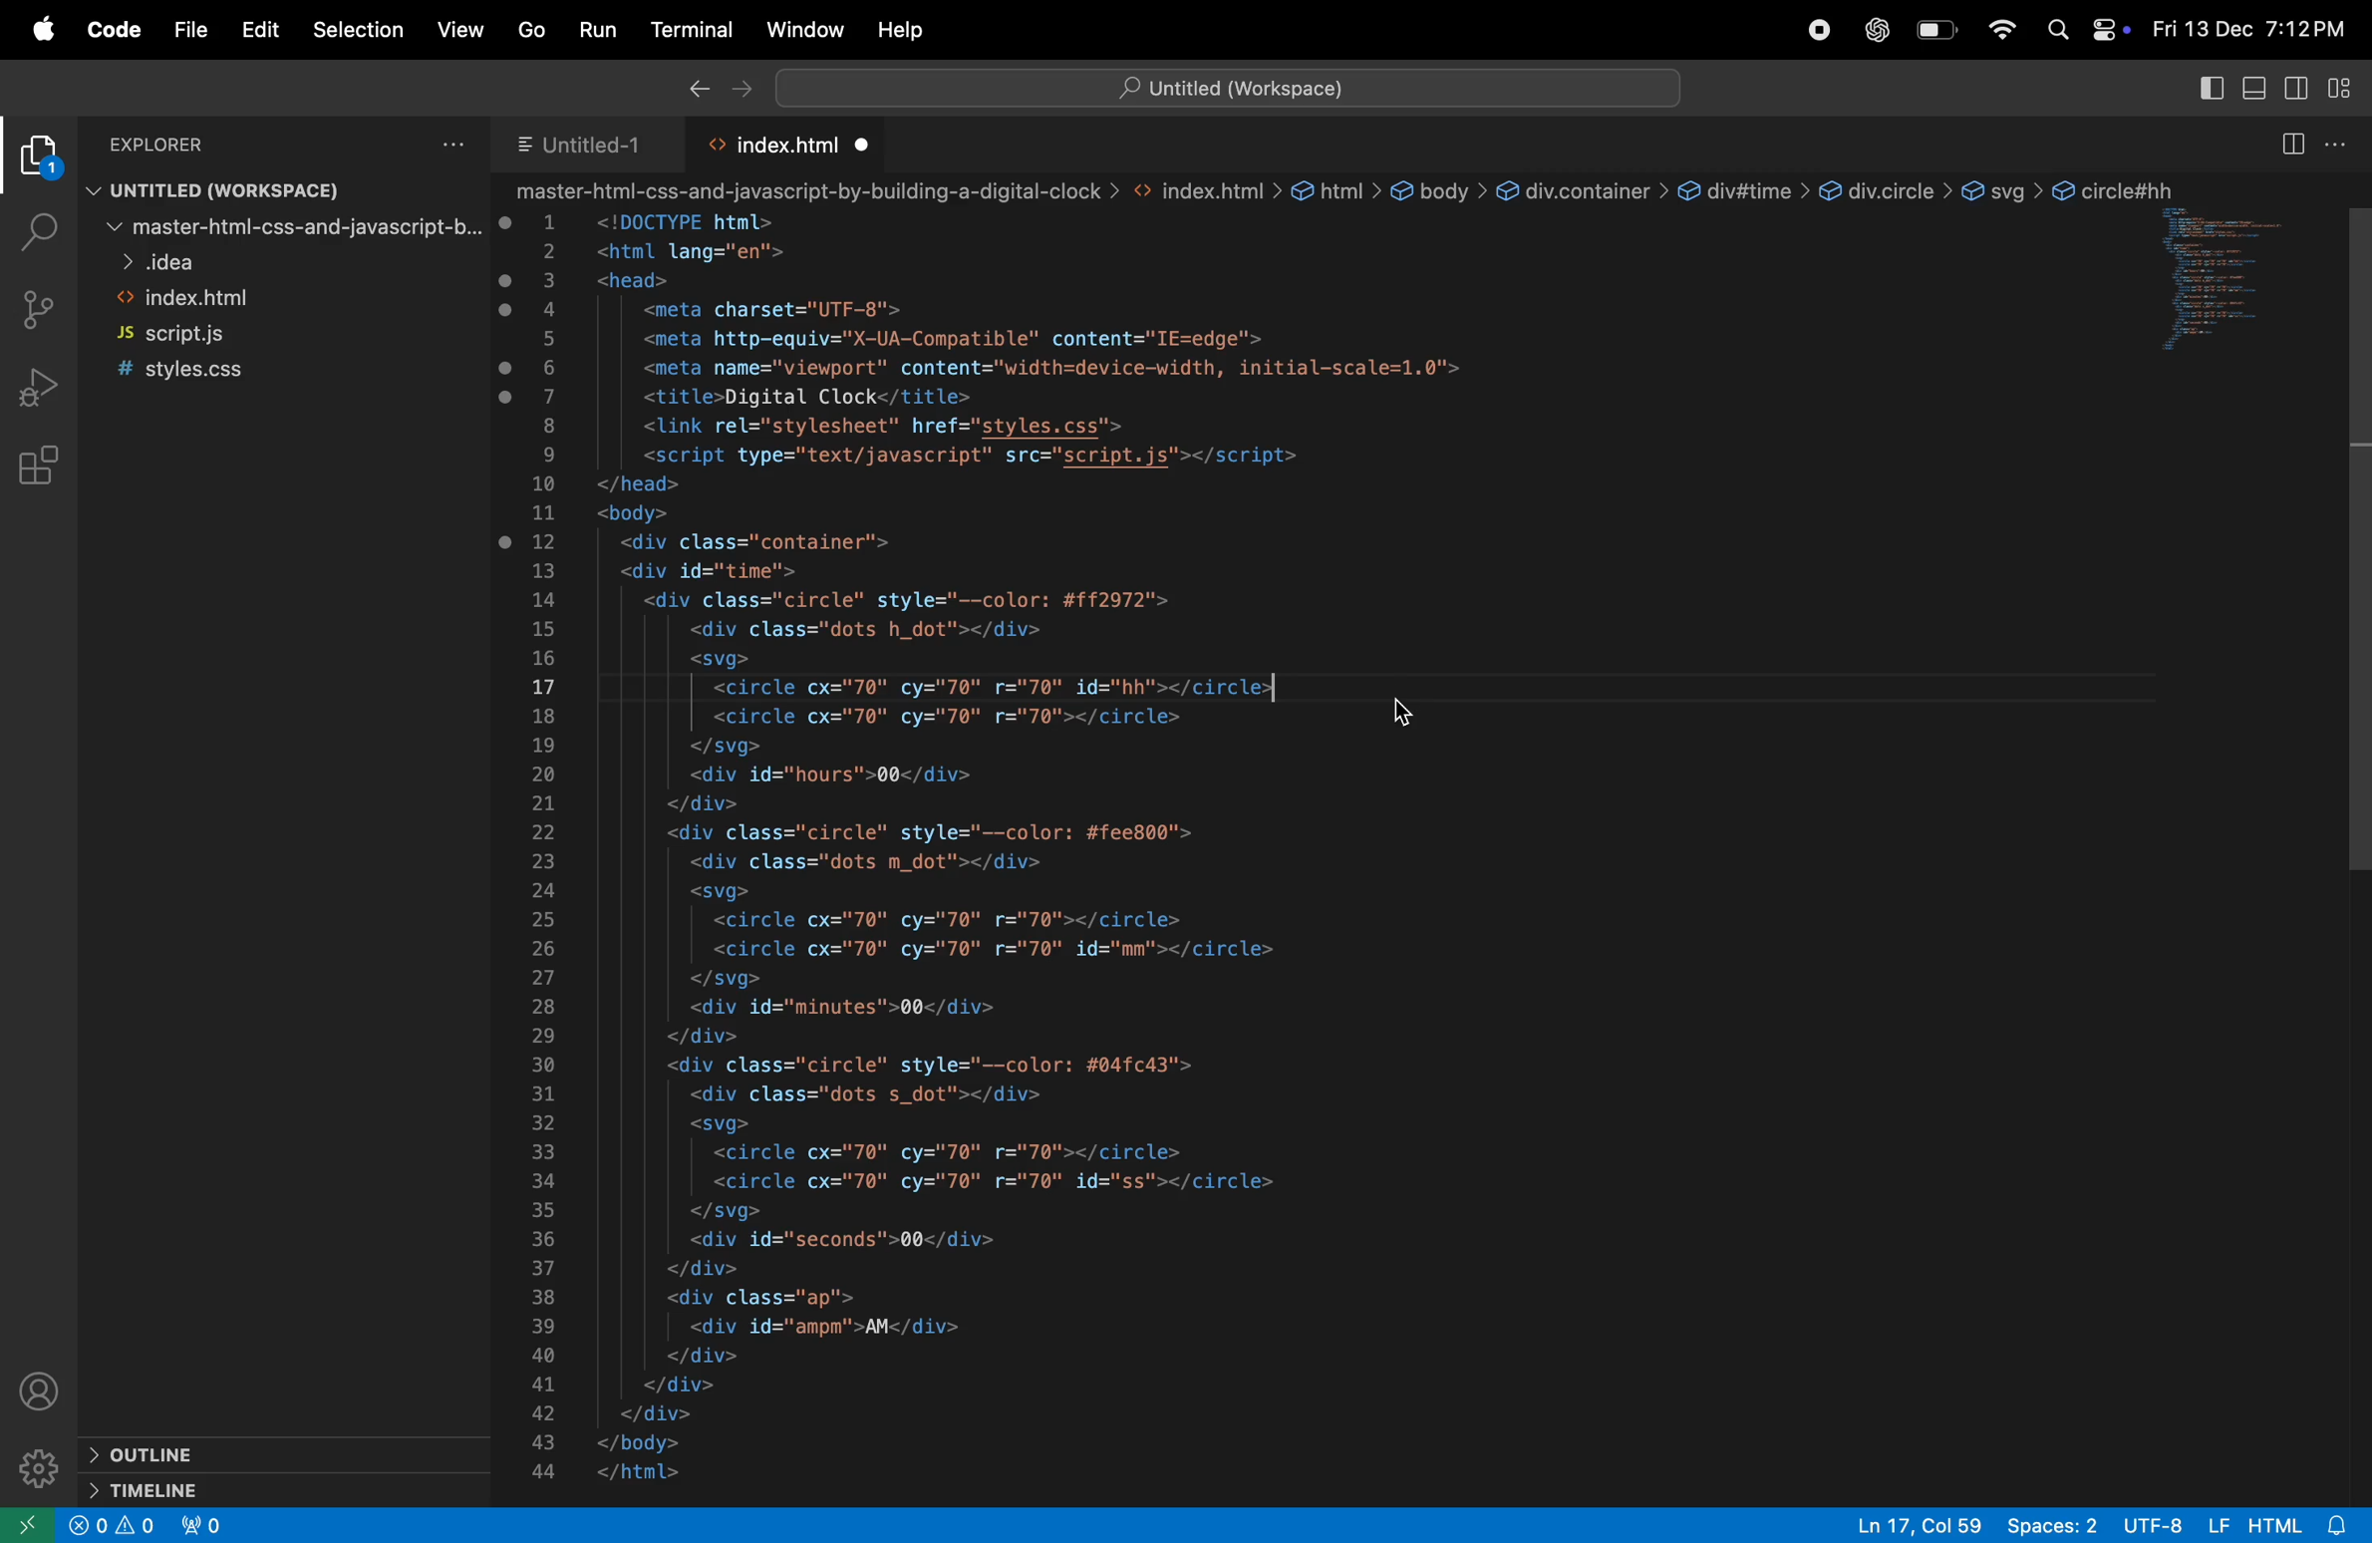  Describe the element at coordinates (1824, 29) in the screenshot. I see `record` at that location.